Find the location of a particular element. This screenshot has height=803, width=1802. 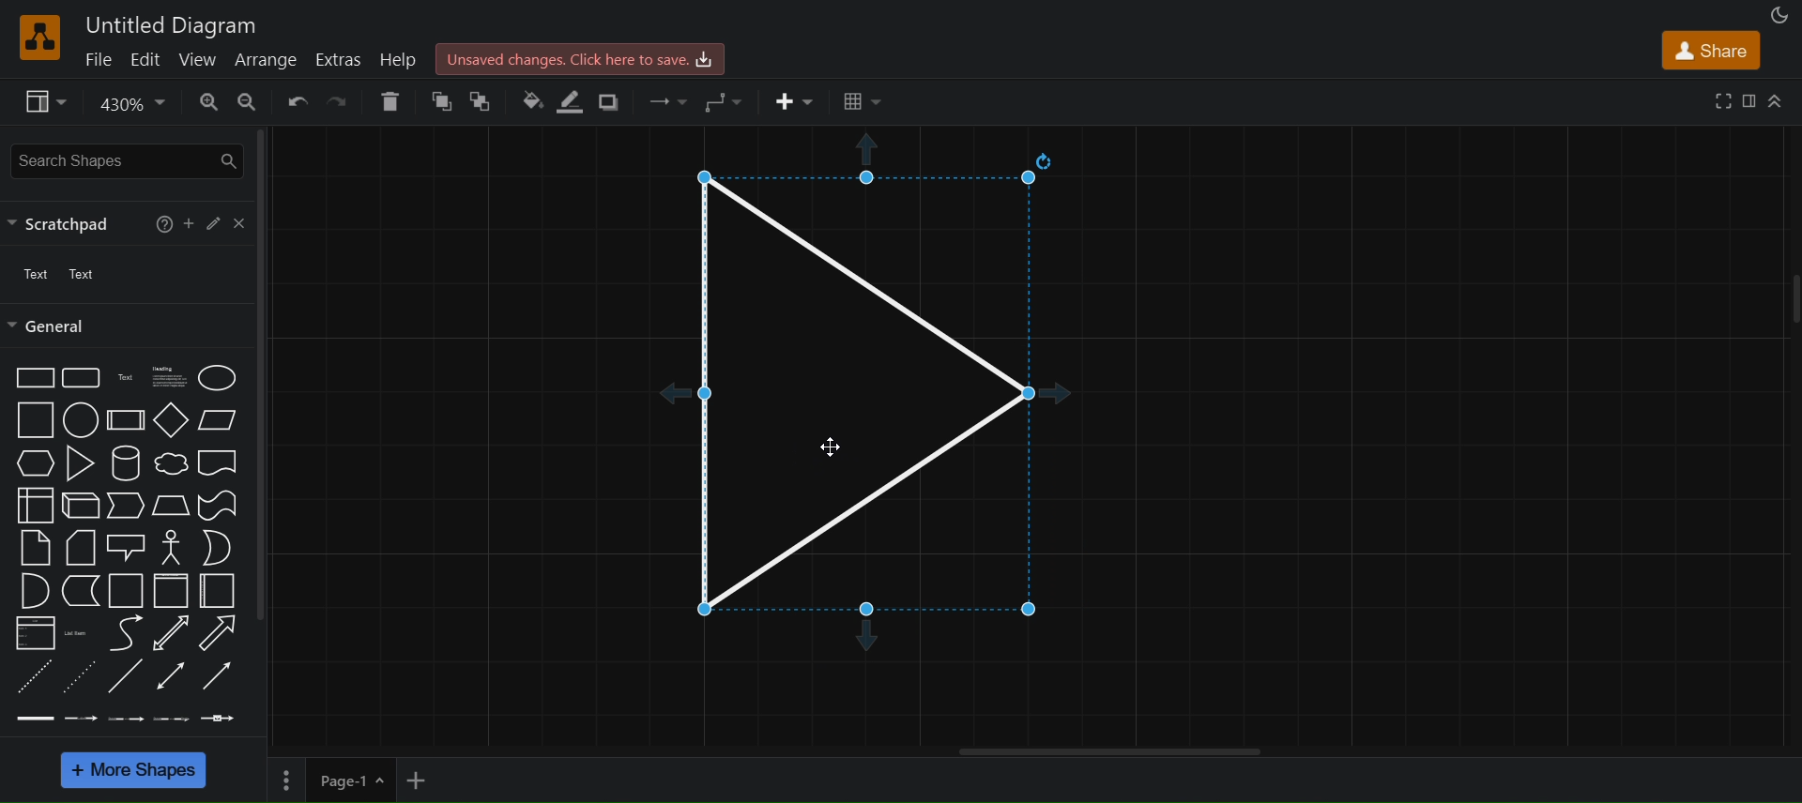

to front is located at coordinates (440, 101).